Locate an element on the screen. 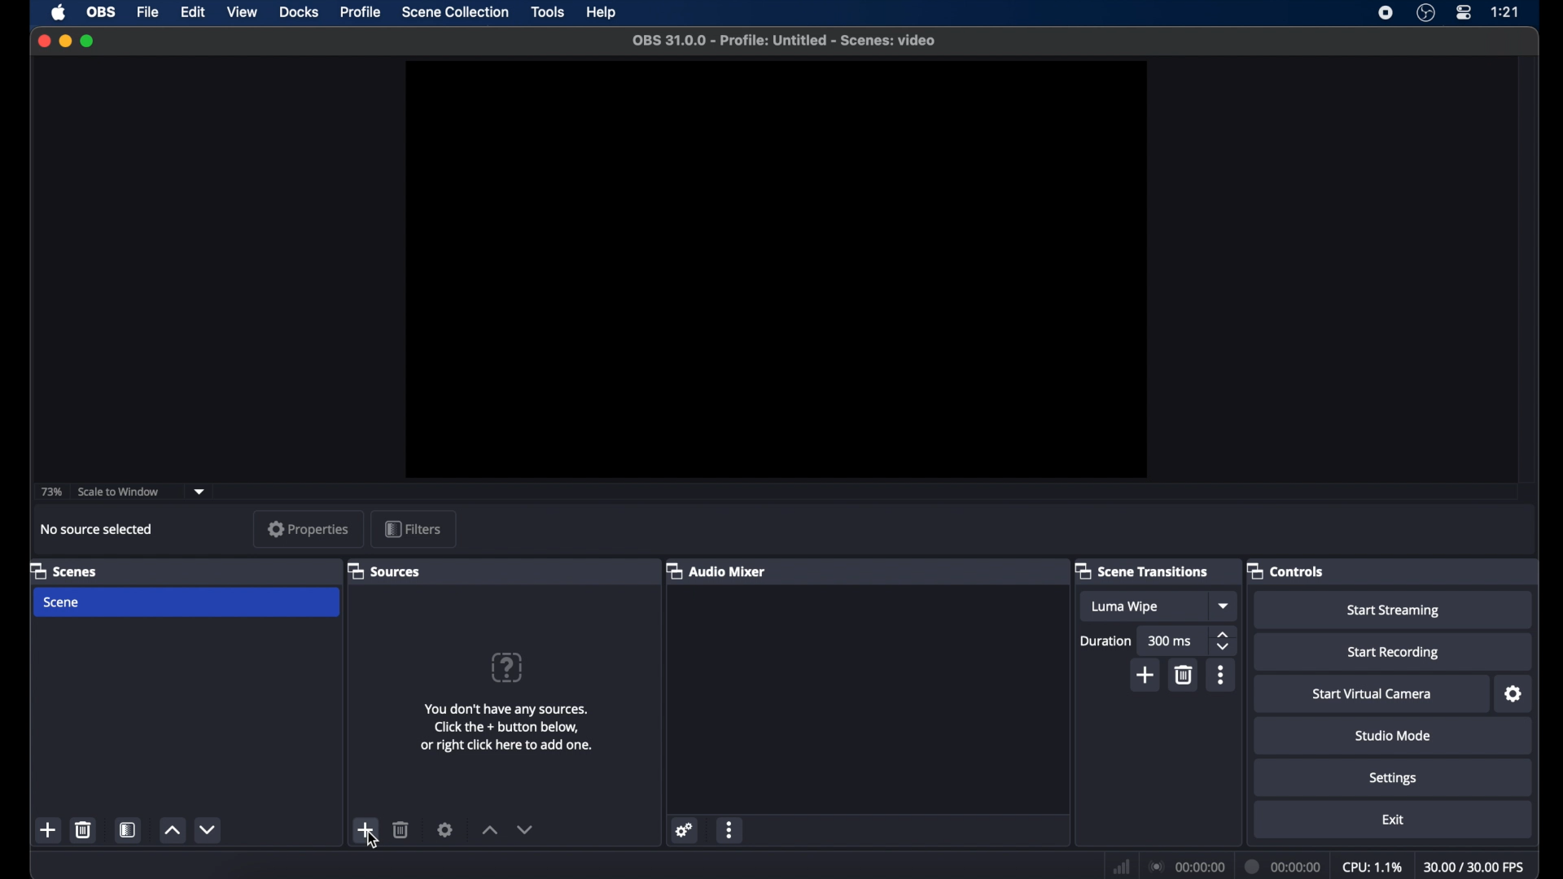  73% is located at coordinates (50, 491).